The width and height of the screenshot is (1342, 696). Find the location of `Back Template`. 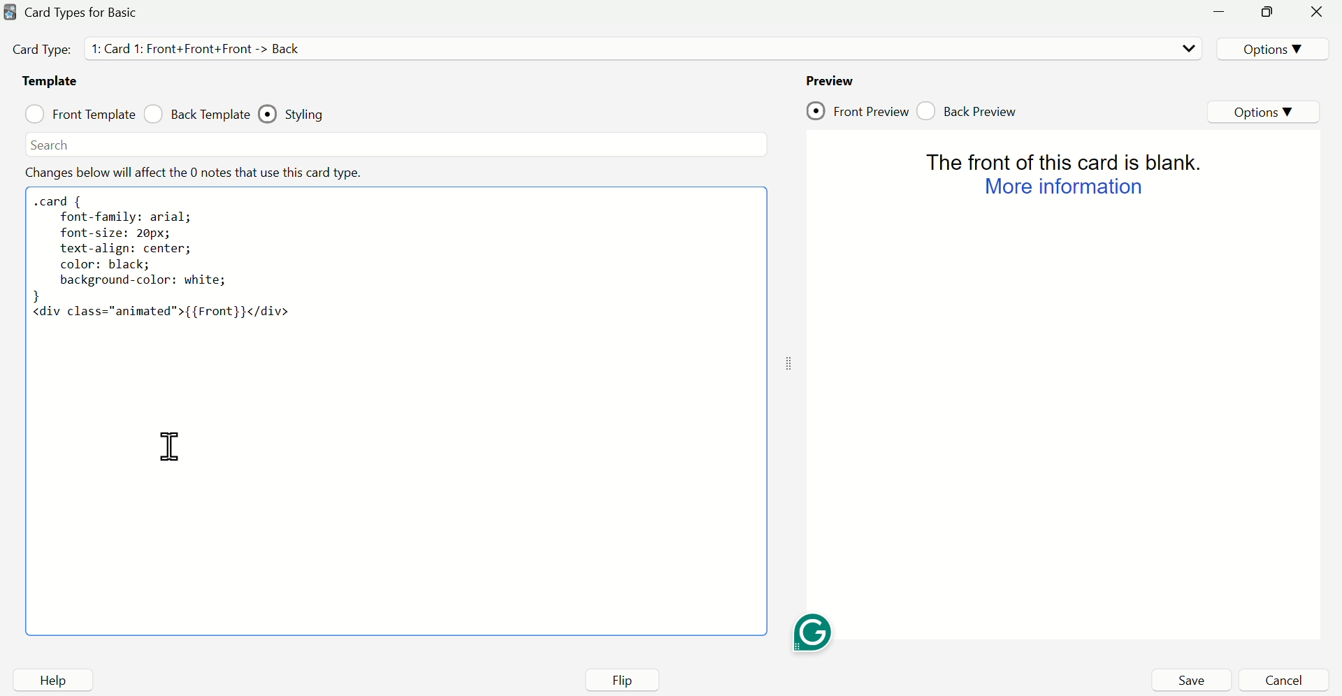

Back Template is located at coordinates (196, 116).